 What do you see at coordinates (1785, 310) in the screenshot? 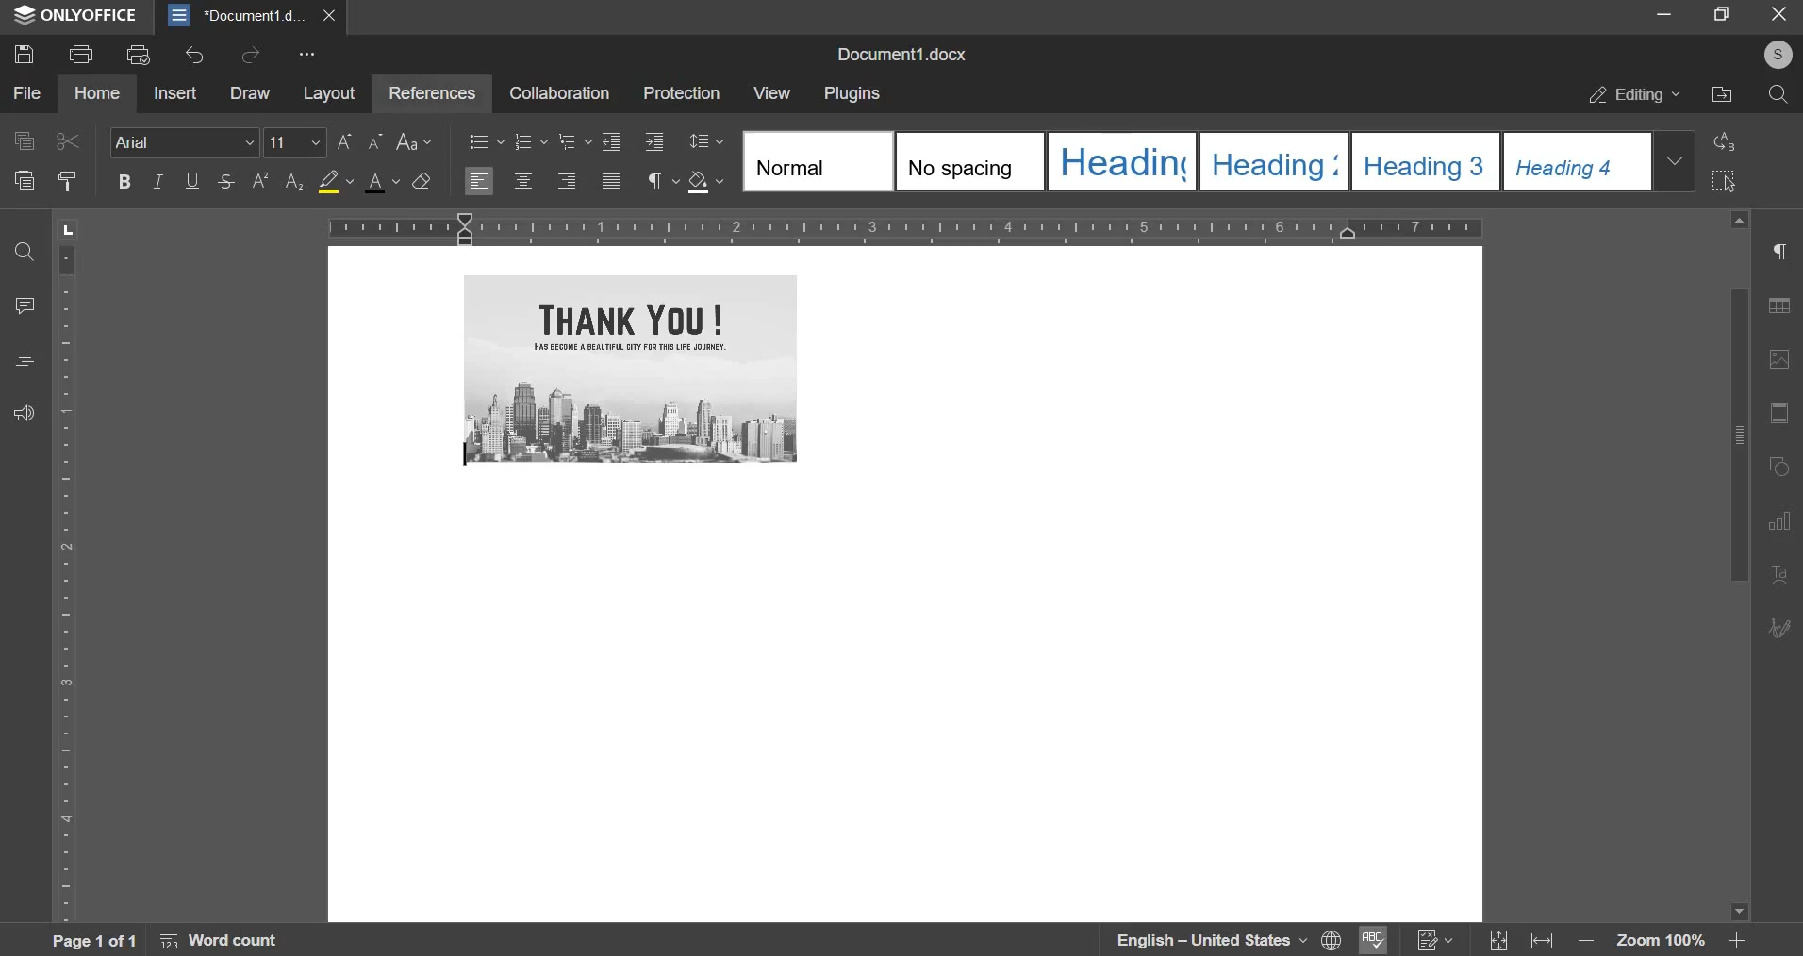
I see `table` at bounding box center [1785, 310].